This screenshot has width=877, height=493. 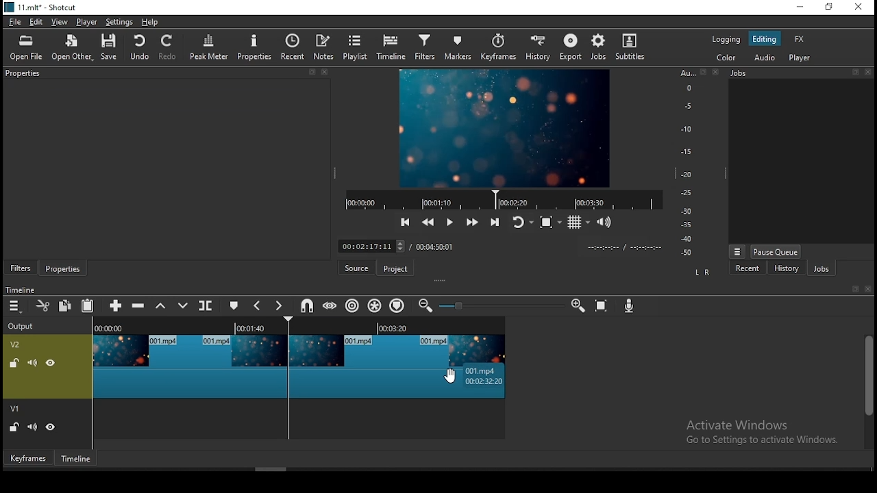 What do you see at coordinates (119, 21) in the screenshot?
I see `settings` at bounding box center [119, 21].